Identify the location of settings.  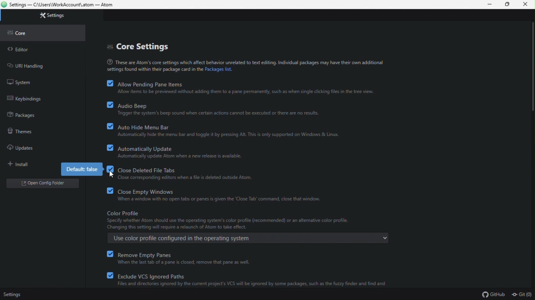
(52, 16).